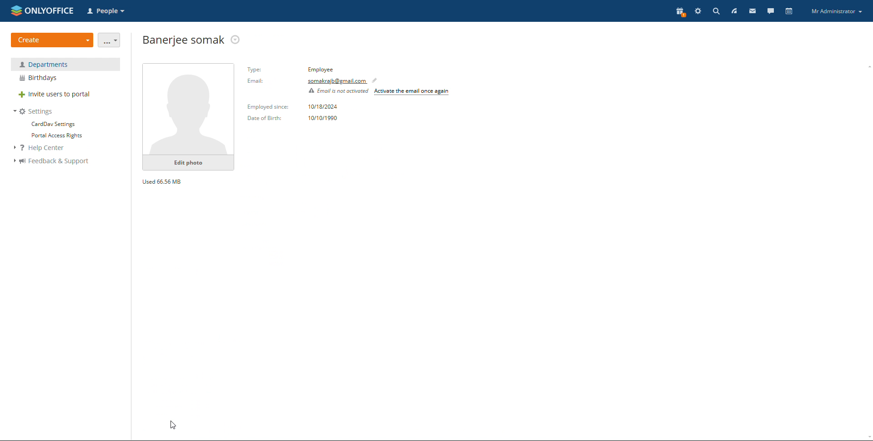 This screenshot has height=441, width=873. What do you see at coordinates (267, 107) in the screenshot?
I see `Employed since:` at bounding box center [267, 107].